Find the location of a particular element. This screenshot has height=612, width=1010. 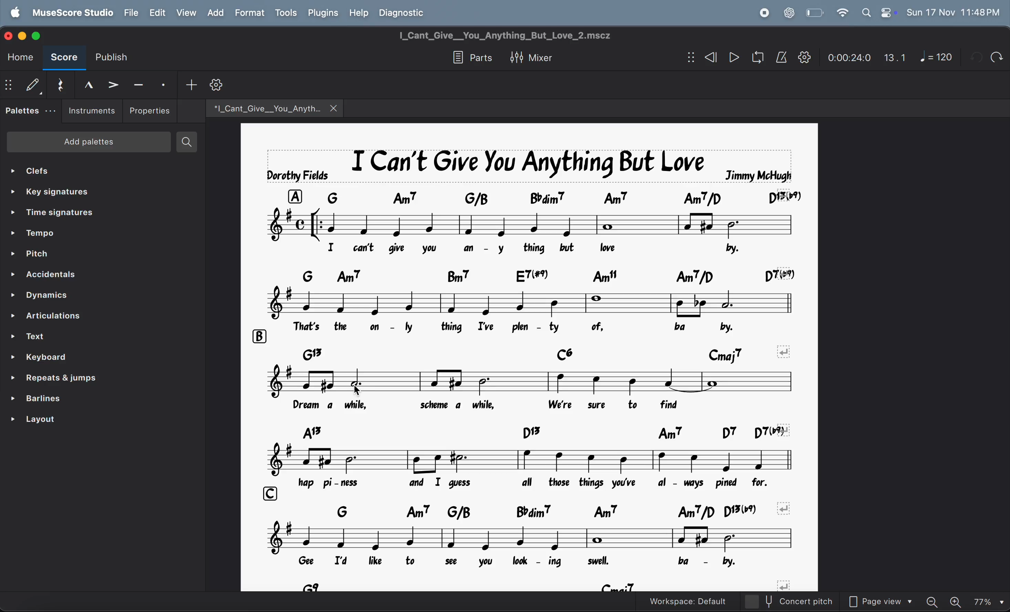

tenuto is located at coordinates (141, 84).